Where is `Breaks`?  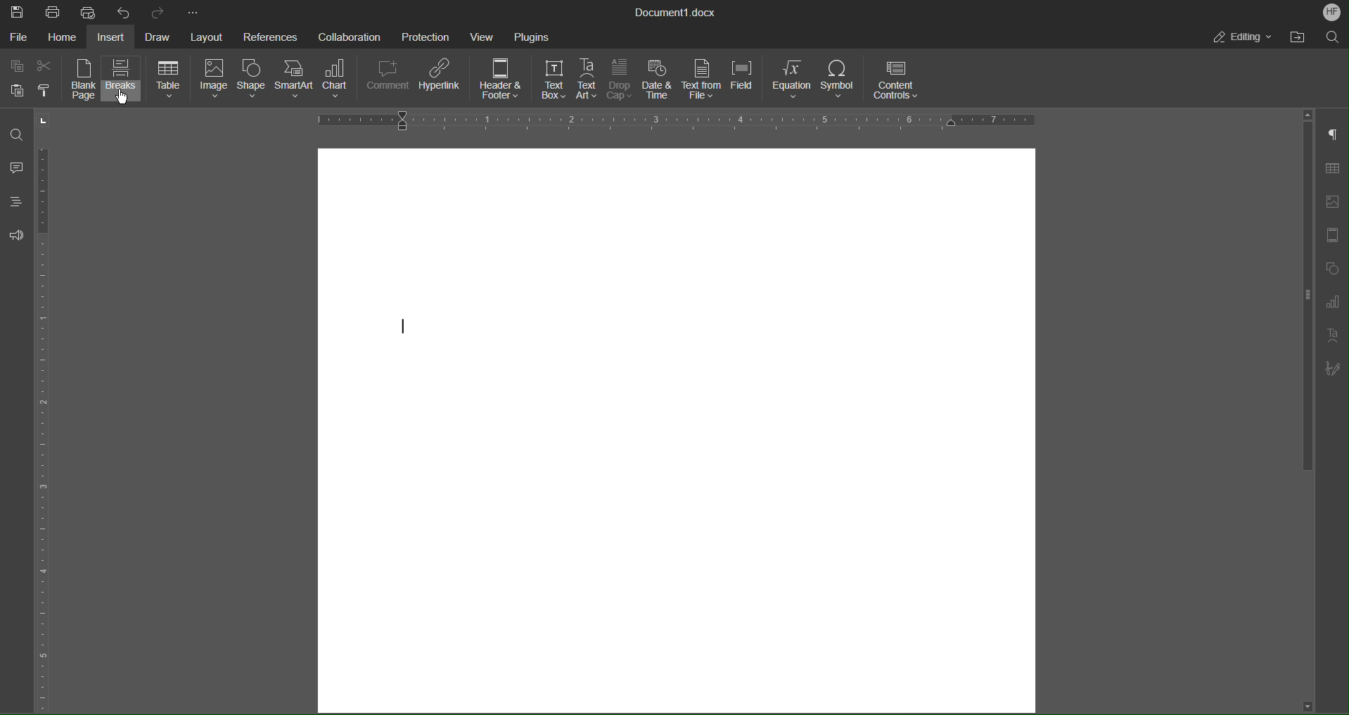
Breaks is located at coordinates (122, 80).